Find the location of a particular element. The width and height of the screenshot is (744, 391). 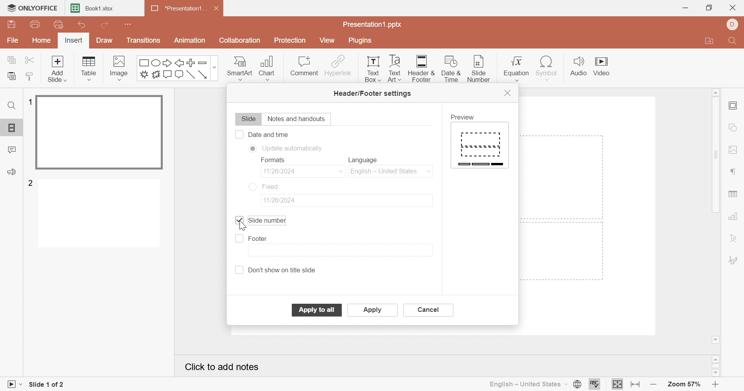

cursor is located at coordinates (480, 67).